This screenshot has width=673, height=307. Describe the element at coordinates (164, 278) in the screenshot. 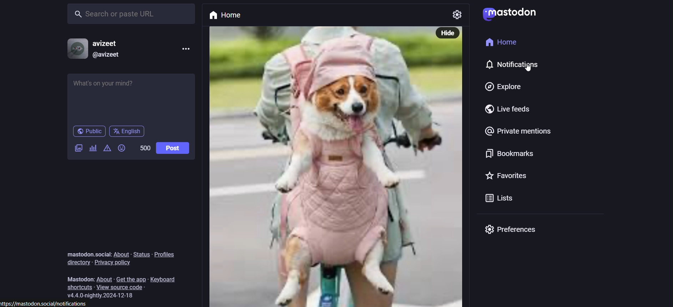

I see `keyboard` at that location.